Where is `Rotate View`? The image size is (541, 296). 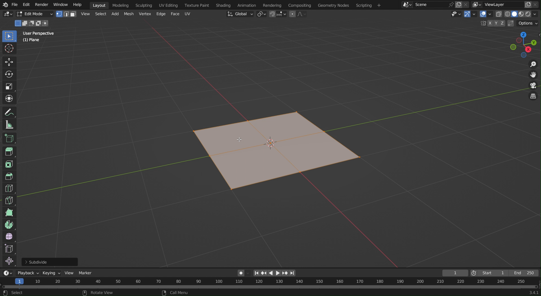 Rotate View is located at coordinates (101, 293).